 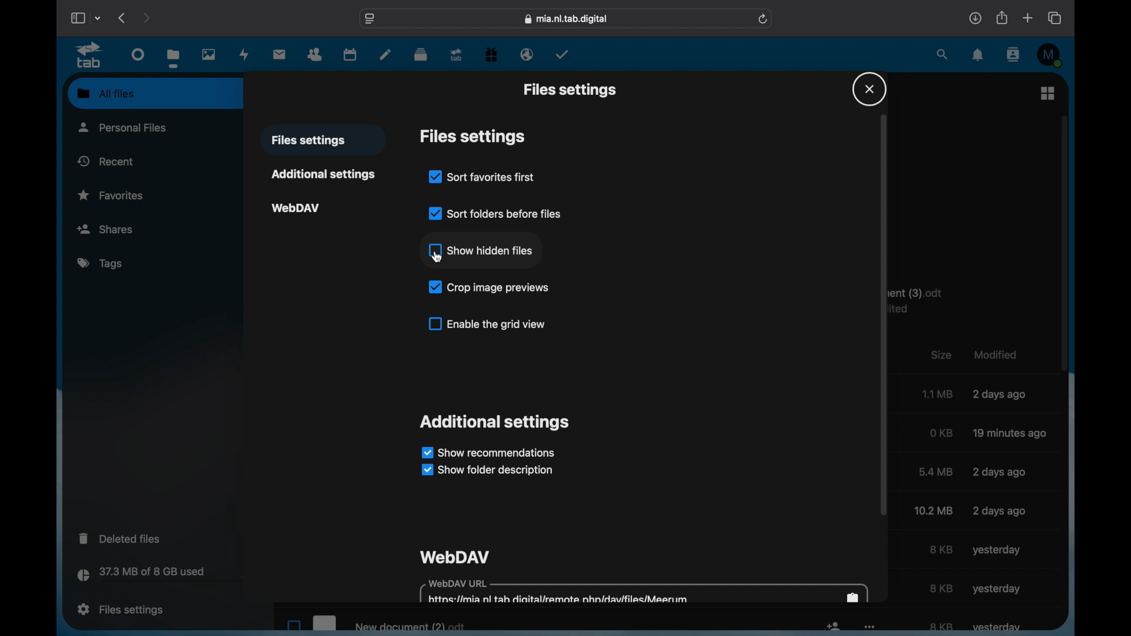 I want to click on new tab, so click(x=1028, y=18).